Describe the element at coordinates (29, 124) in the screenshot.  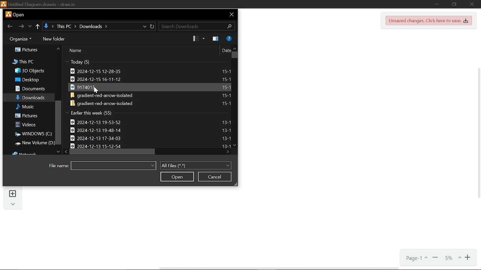
I see `videos` at that location.